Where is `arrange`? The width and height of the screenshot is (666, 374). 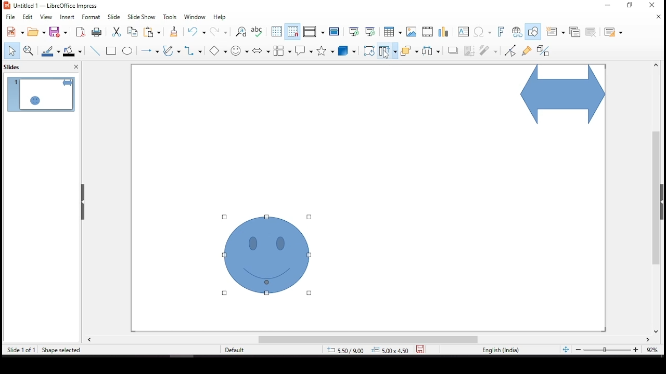 arrange is located at coordinates (409, 51).